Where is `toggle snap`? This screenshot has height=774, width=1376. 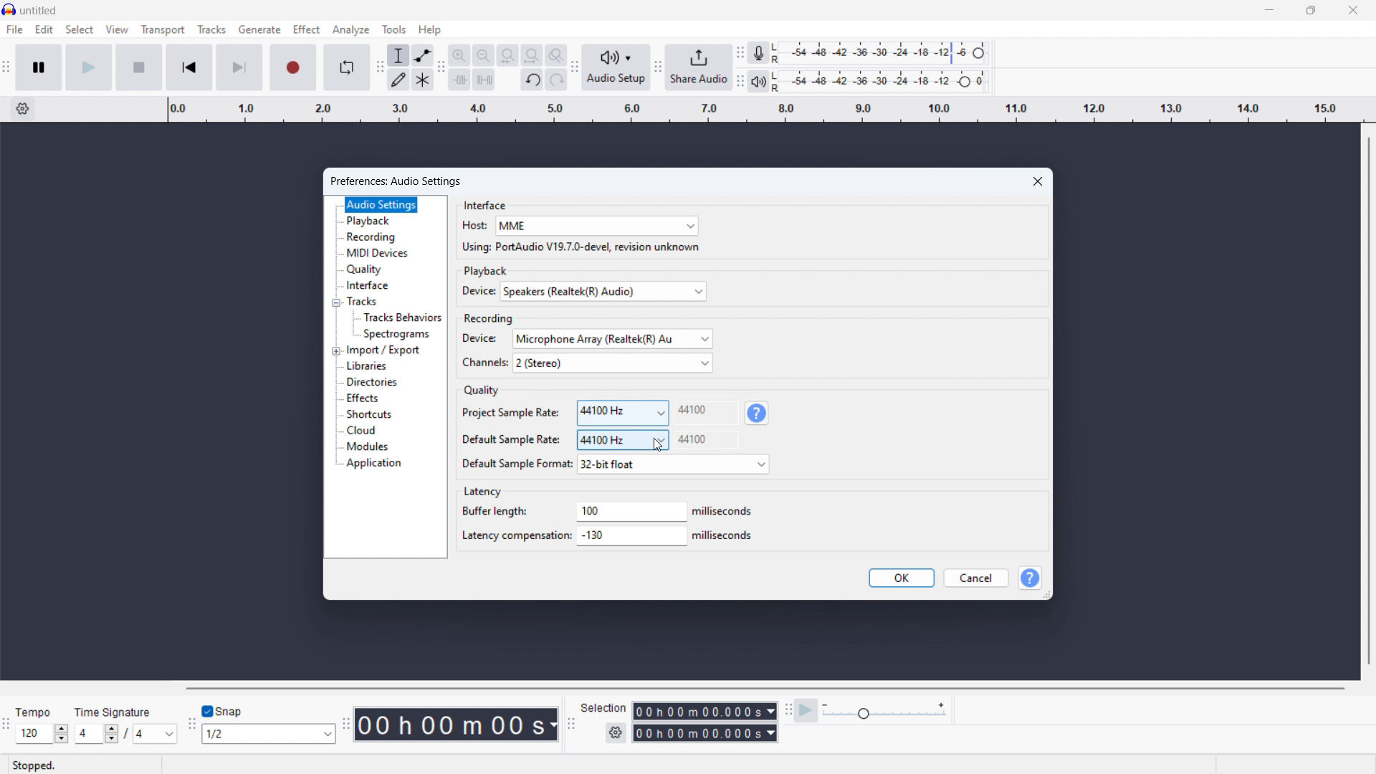
toggle snap is located at coordinates (223, 712).